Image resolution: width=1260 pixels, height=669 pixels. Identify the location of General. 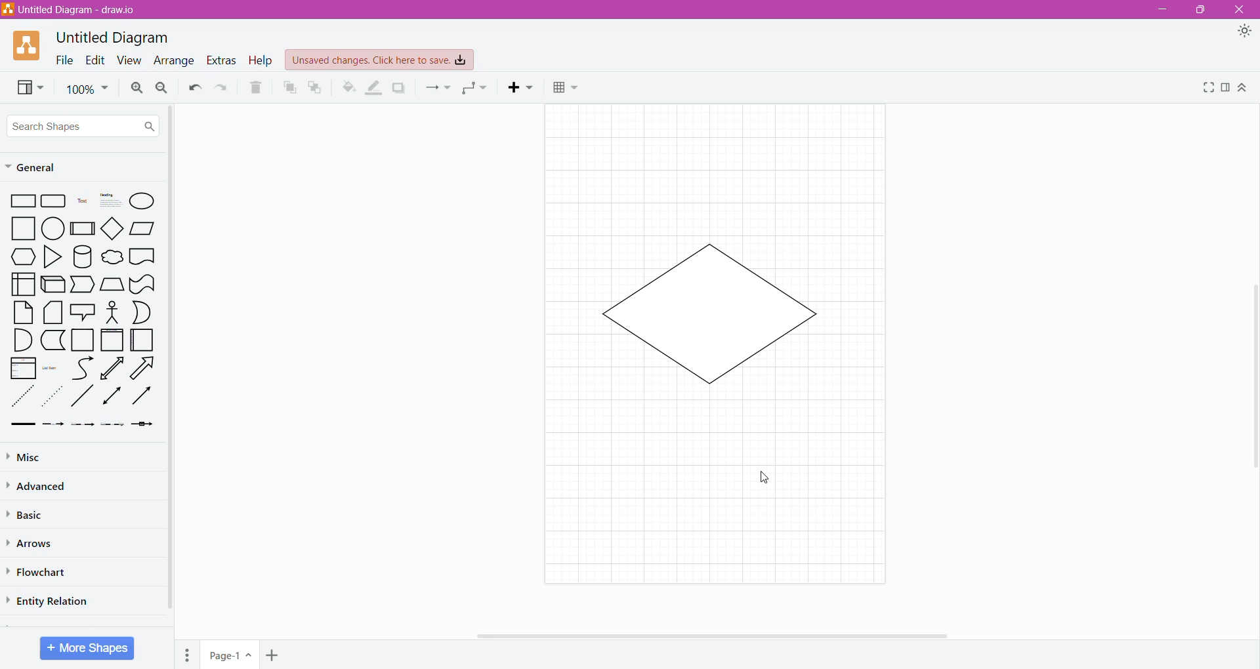
(69, 167).